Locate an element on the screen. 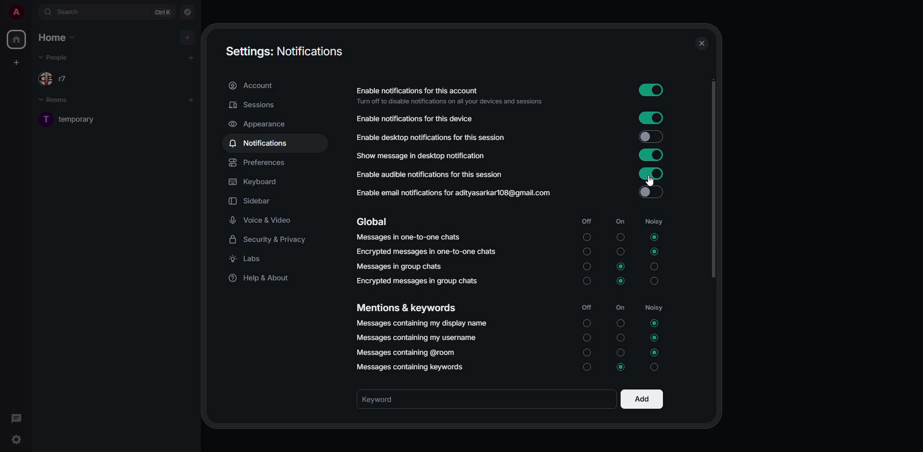  selected is located at coordinates (655, 337).